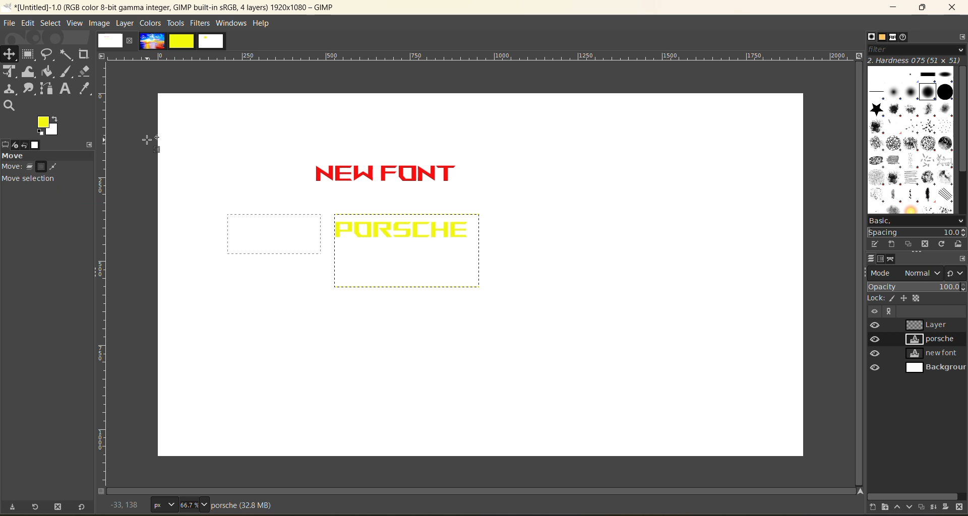  What do you see at coordinates (88, 144) in the screenshot?
I see `configure` at bounding box center [88, 144].